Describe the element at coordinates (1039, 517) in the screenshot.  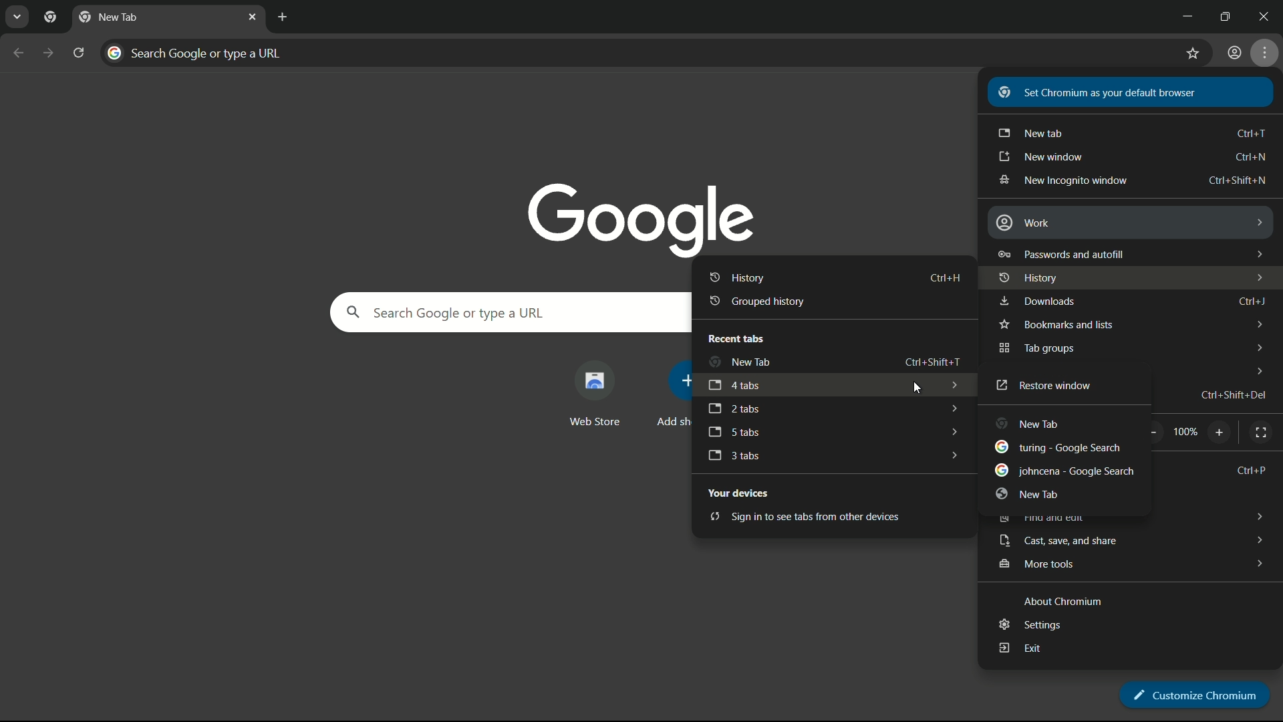
I see `find and edit` at that location.